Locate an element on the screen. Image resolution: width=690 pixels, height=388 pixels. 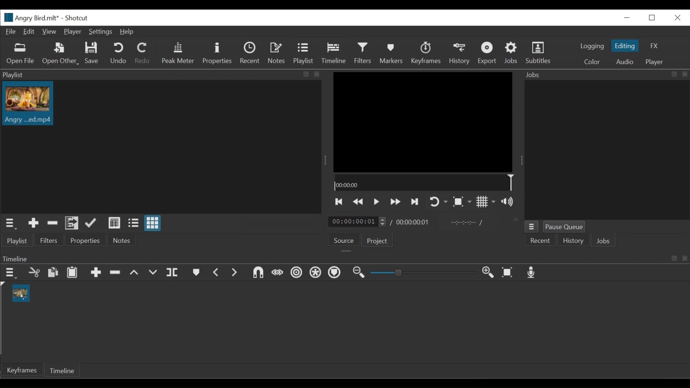
Markers is located at coordinates (392, 54).